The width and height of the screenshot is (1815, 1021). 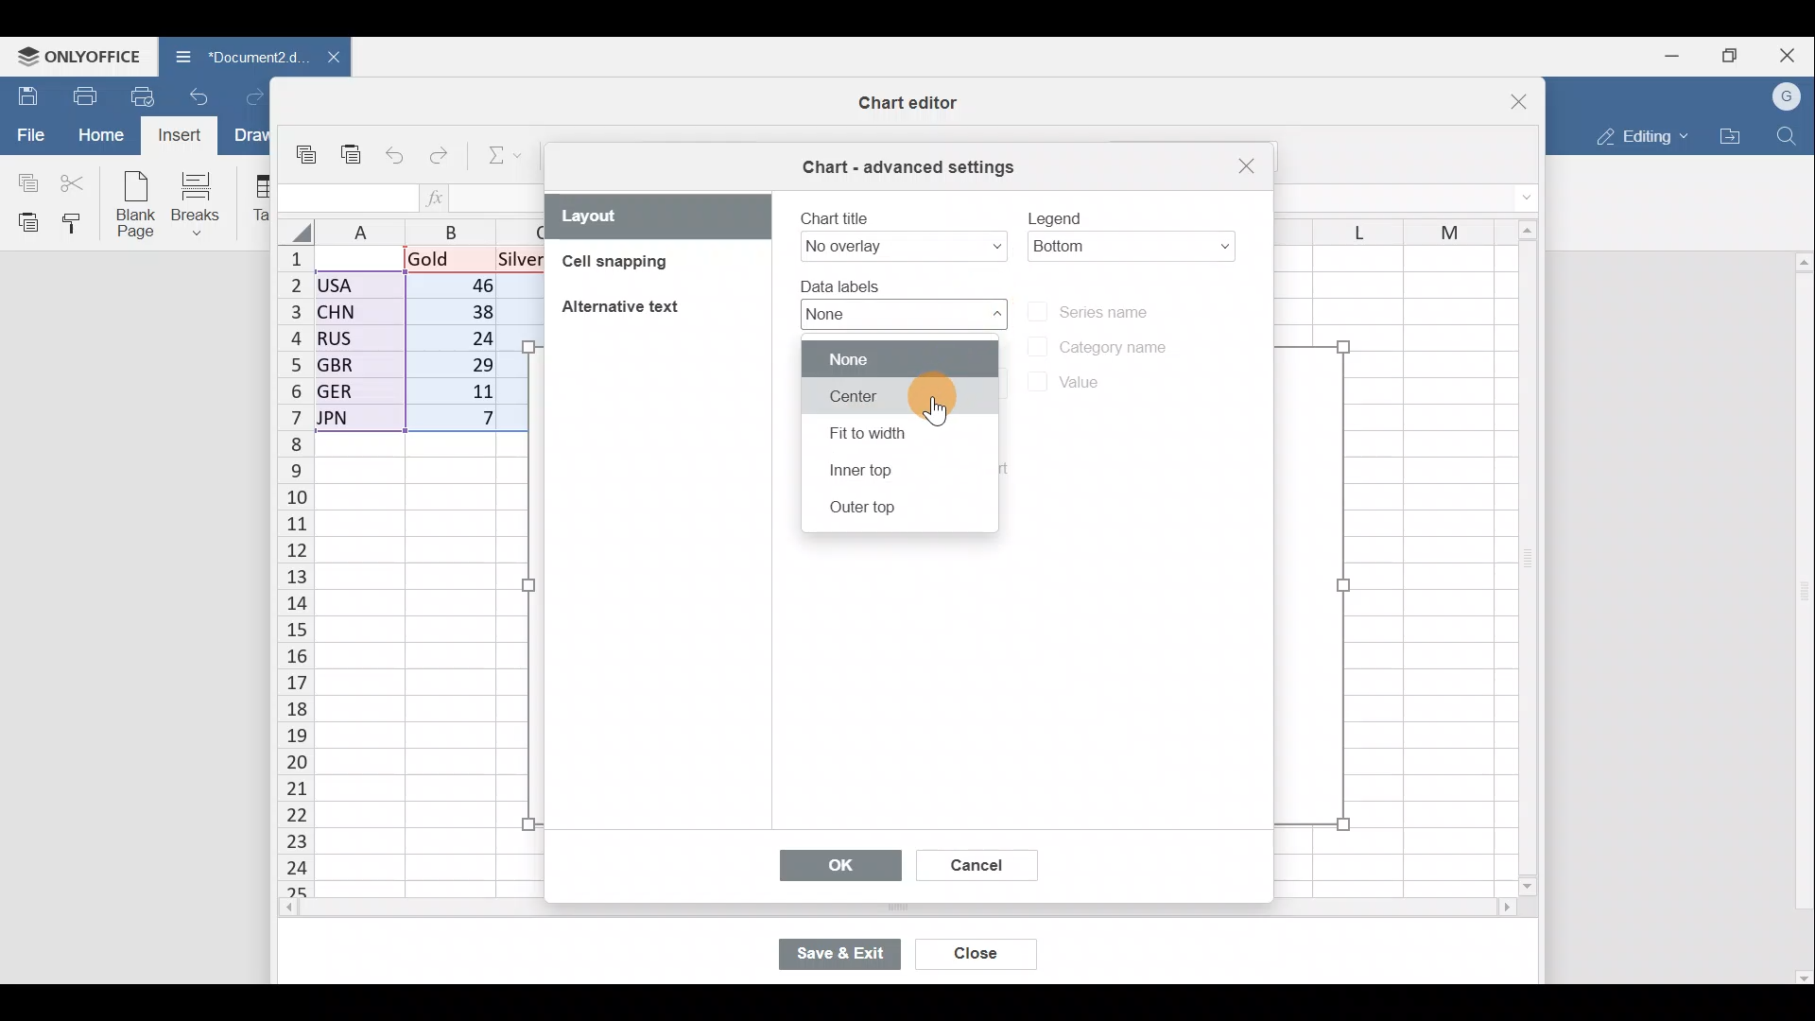 What do you see at coordinates (895, 439) in the screenshot?
I see `Fit to width` at bounding box center [895, 439].